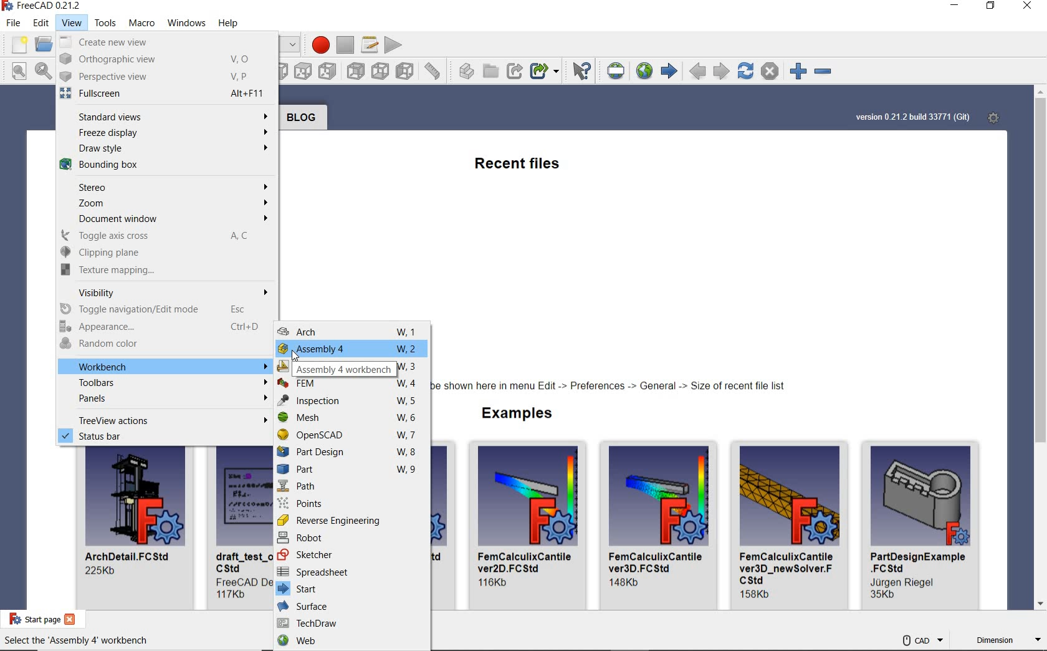  Describe the element at coordinates (644, 70) in the screenshot. I see `open website` at that location.